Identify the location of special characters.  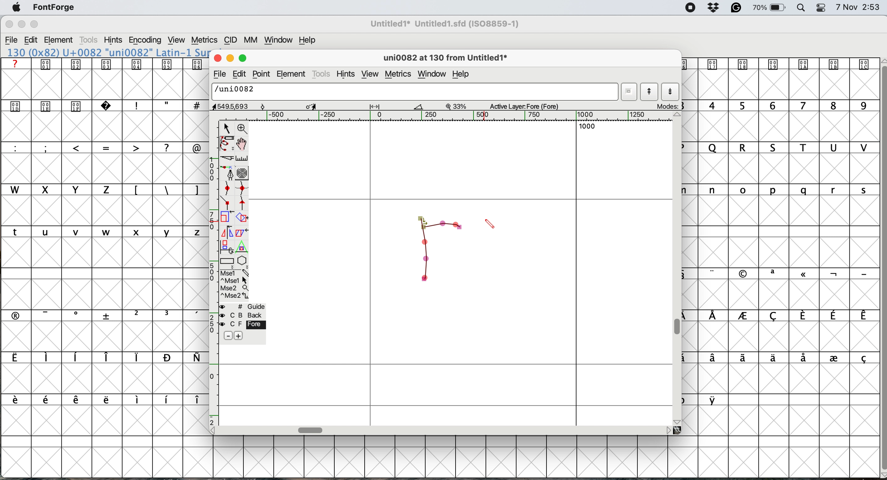
(780, 358).